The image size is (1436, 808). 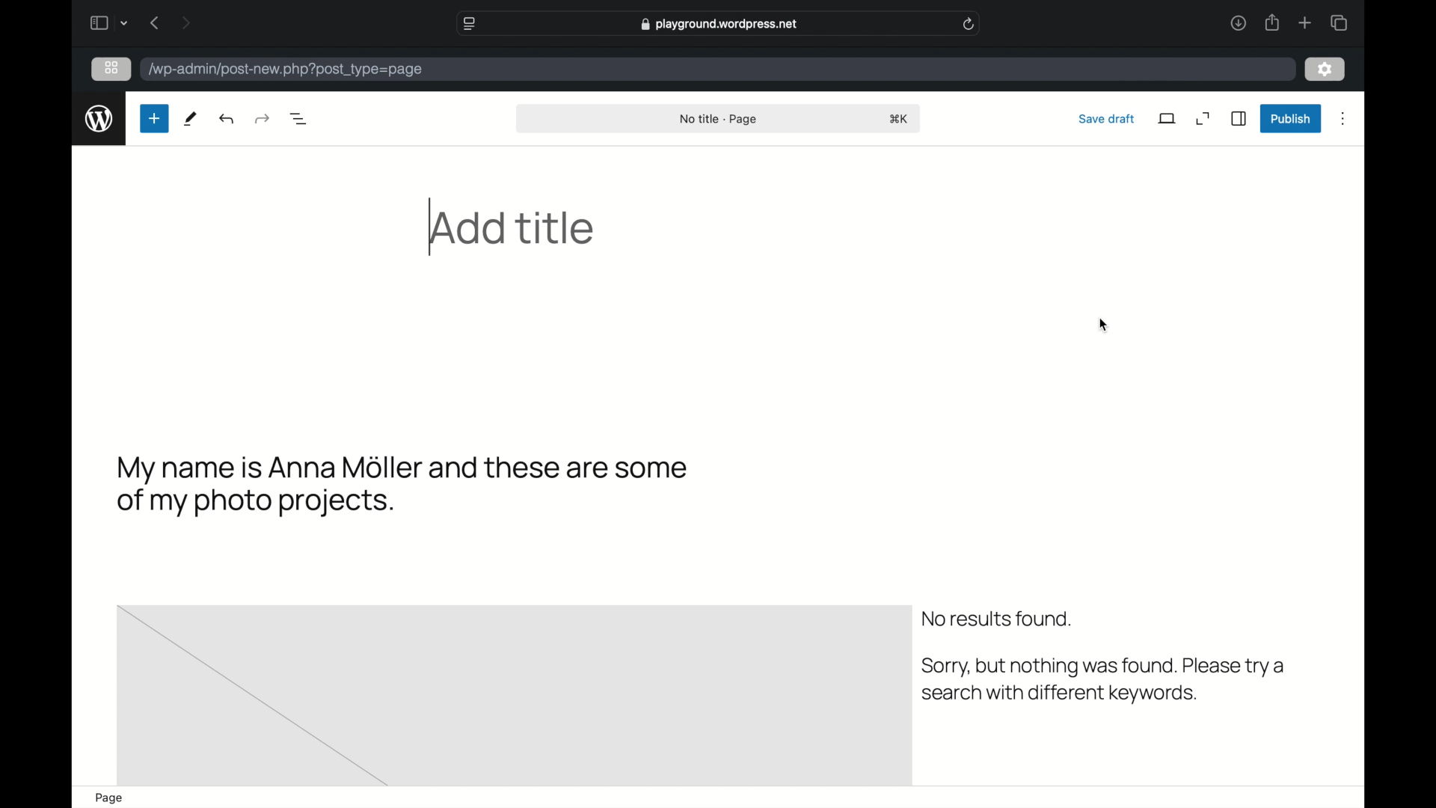 I want to click on share, so click(x=1271, y=23).